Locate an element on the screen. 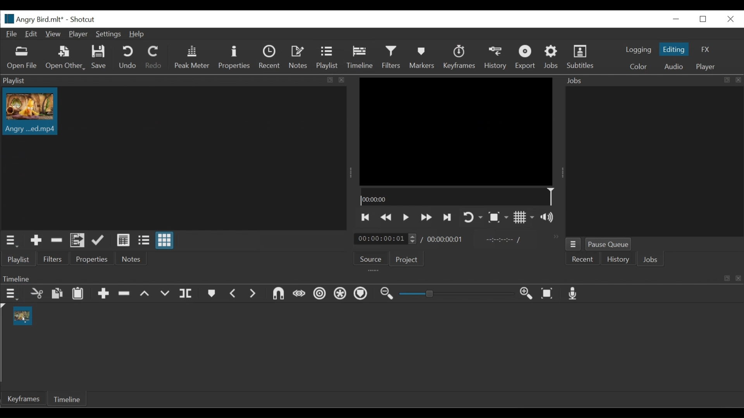 The height and width of the screenshot is (418, 744). Timeline Panel is located at coordinates (372, 277).